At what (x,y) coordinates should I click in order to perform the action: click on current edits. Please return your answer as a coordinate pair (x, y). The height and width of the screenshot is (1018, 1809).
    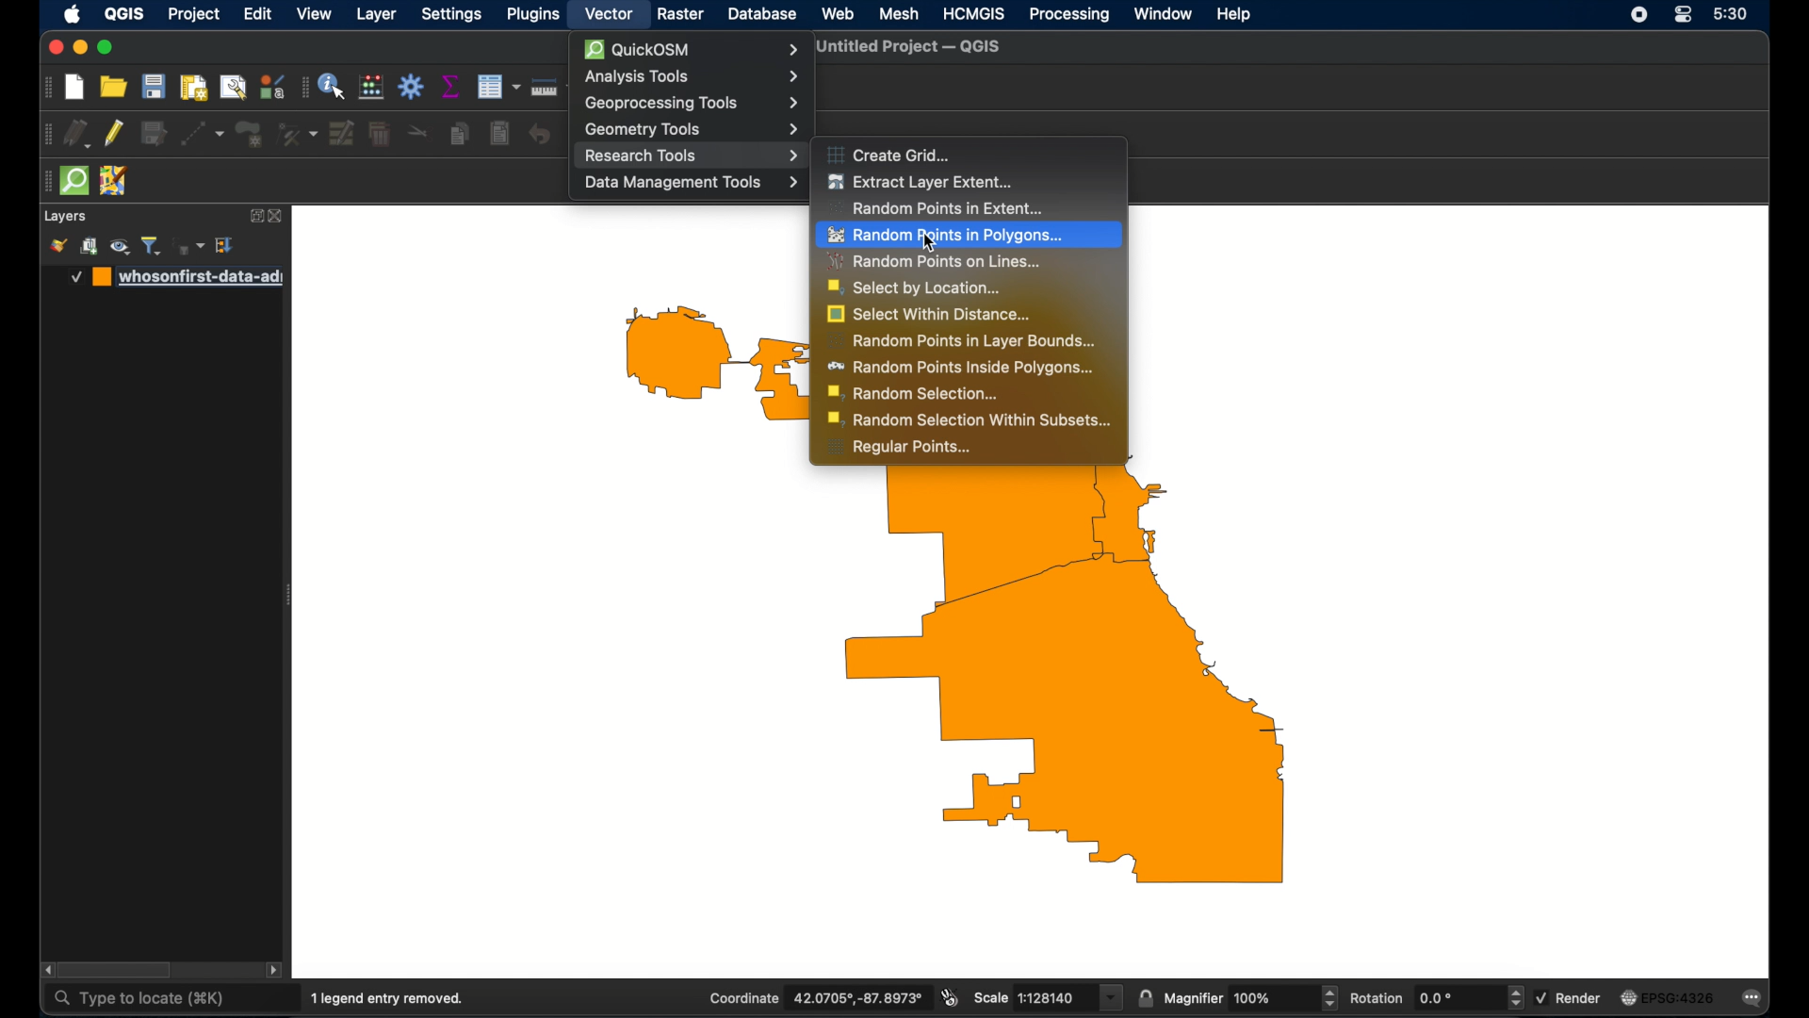
    Looking at the image, I should click on (76, 134).